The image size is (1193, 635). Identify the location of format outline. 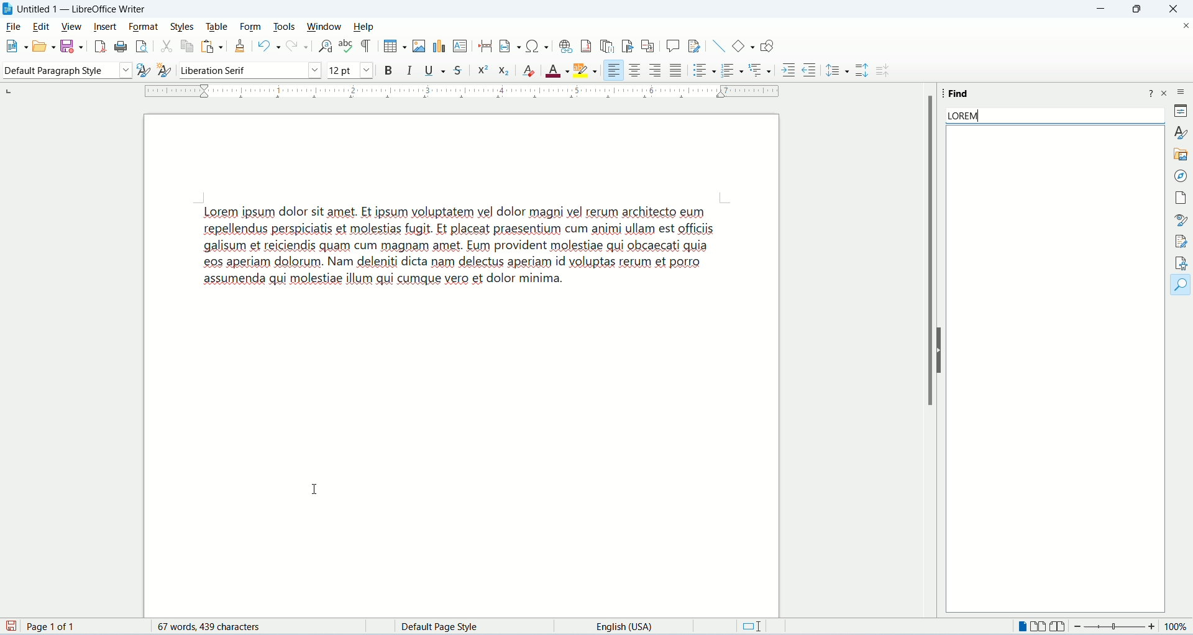
(761, 71).